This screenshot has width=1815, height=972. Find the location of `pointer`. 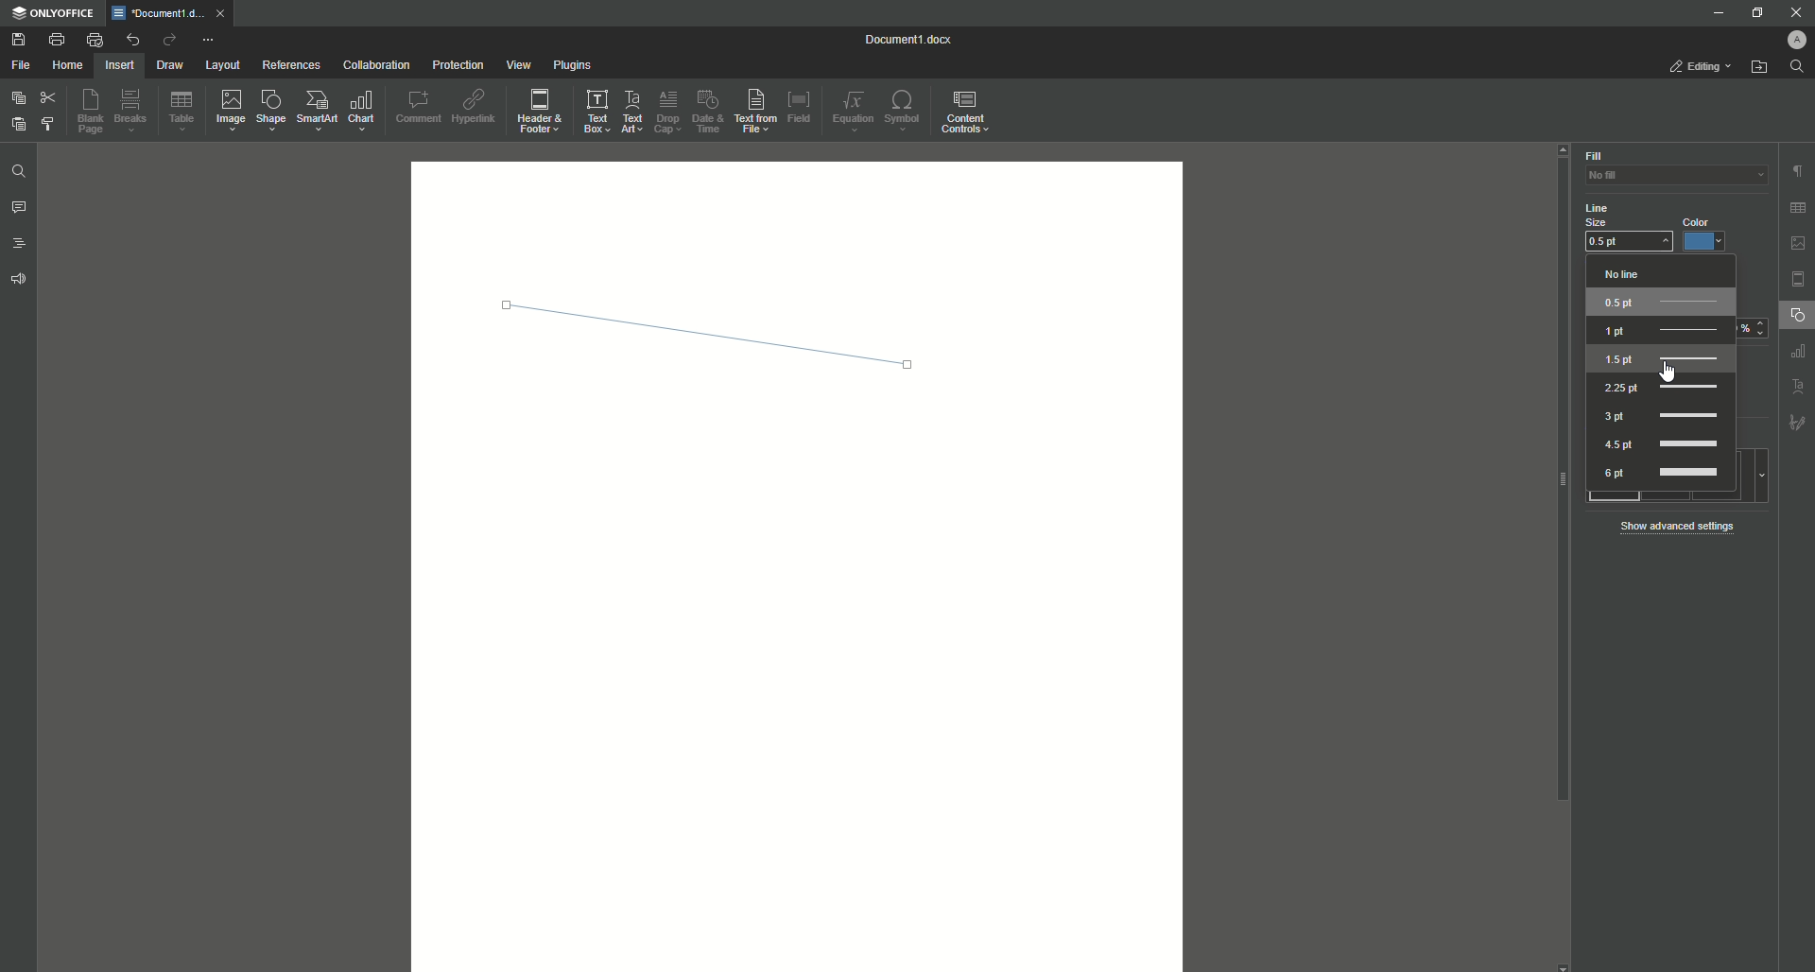

pointer is located at coordinates (1669, 379).